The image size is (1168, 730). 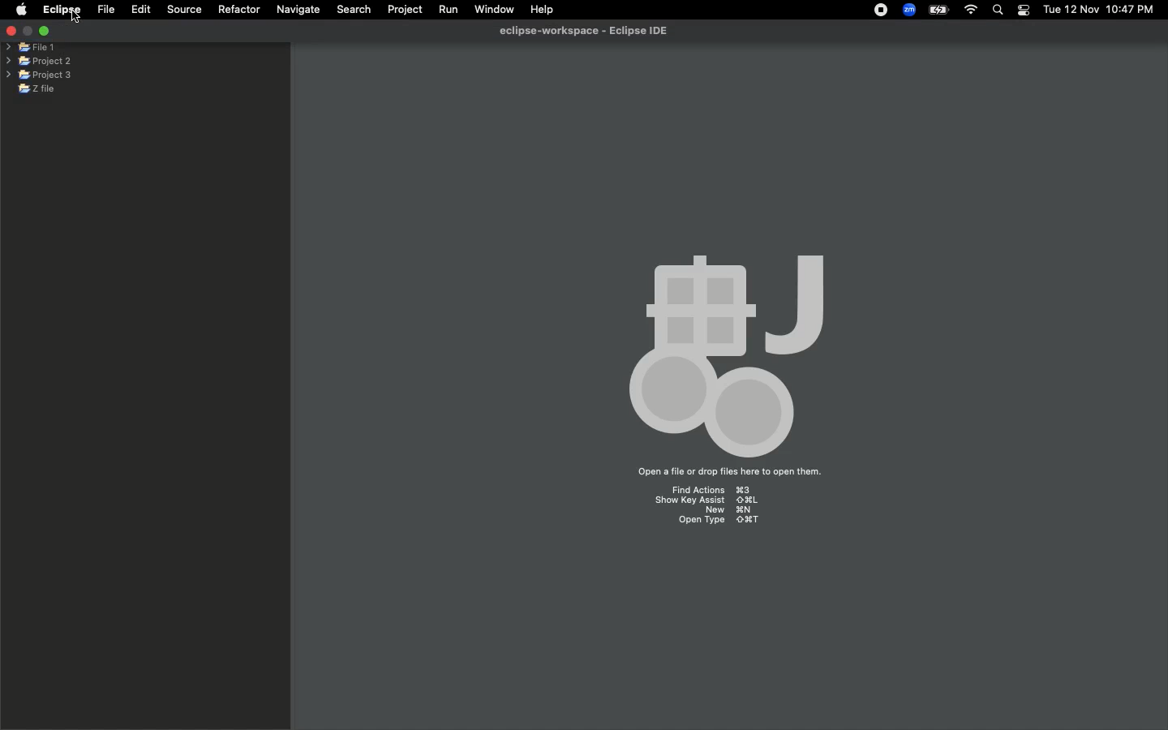 What do you see at coordinates (105, 9) in the screenshot?
I see `File` at bounding box center [105, 9].